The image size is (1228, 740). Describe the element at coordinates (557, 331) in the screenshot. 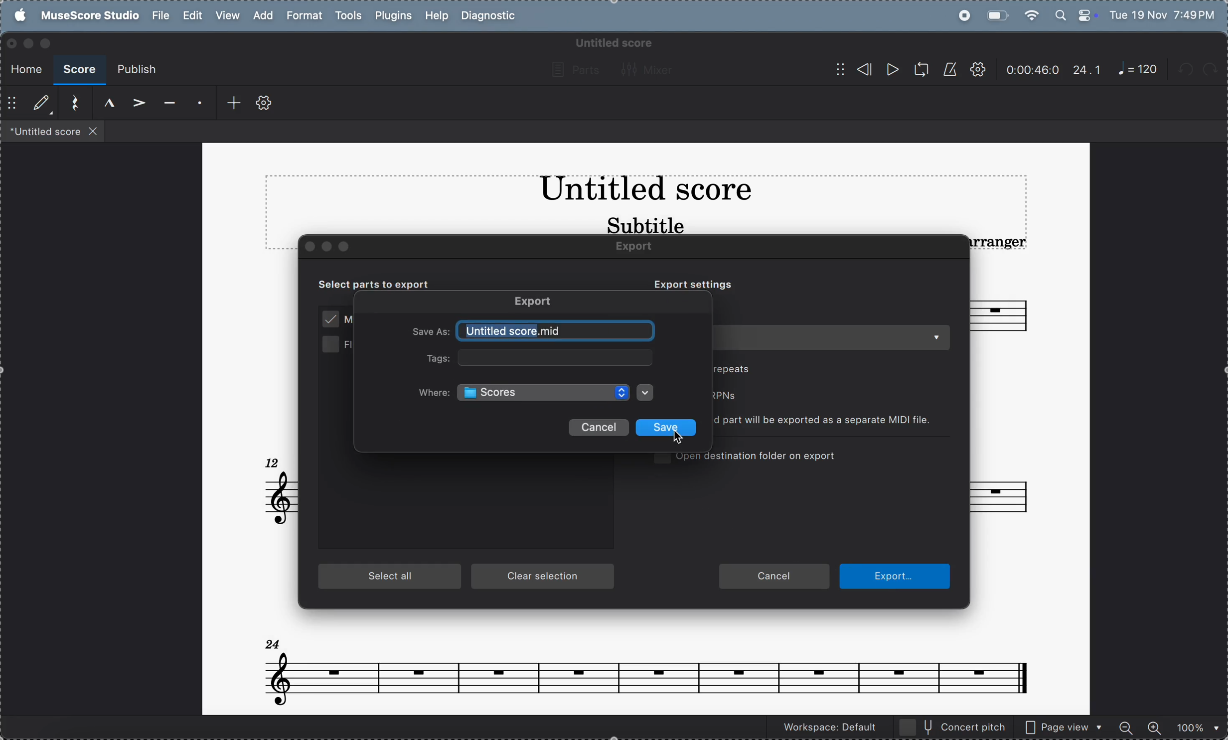

I see `untitled score` at that location.